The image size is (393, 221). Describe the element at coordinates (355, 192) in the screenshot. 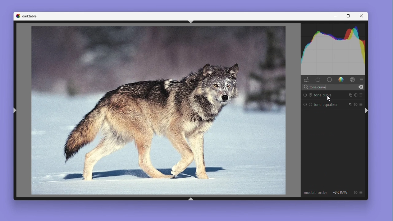

I see `Reset` at that location.